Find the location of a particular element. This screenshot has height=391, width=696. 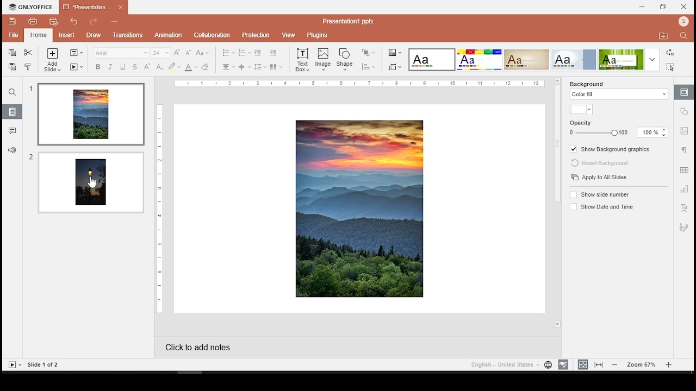

click to add notes is located at coordinates (209, 347).